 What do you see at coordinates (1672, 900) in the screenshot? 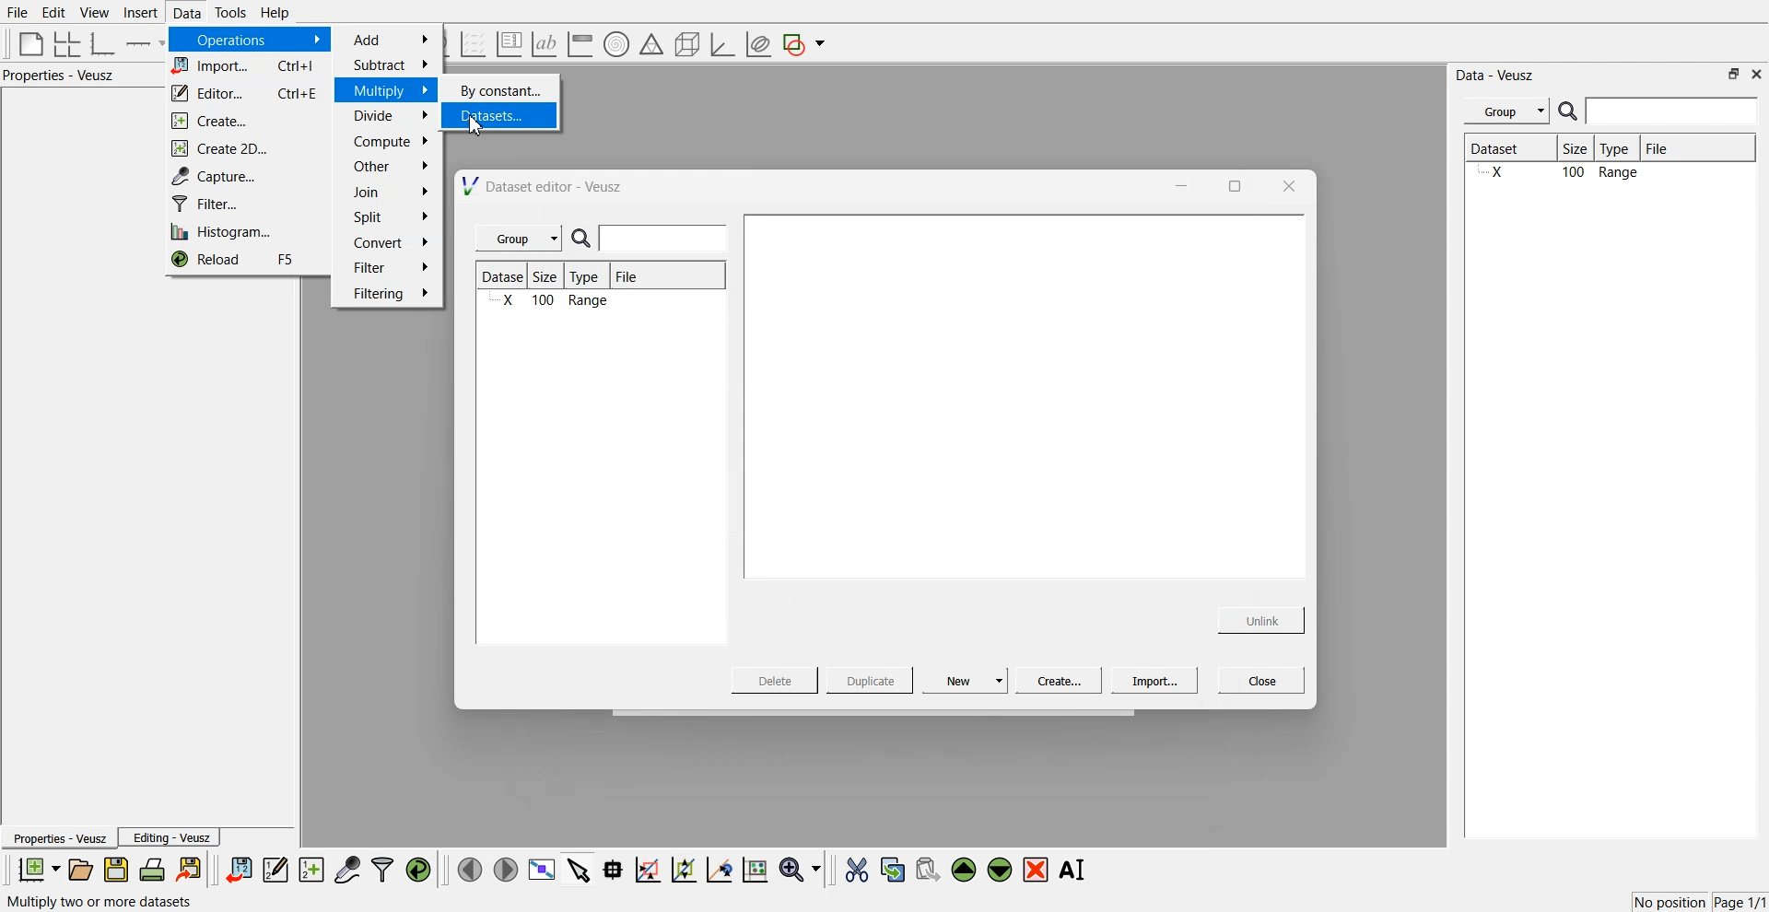
I see `No position` at bounding box center [1672, 900].